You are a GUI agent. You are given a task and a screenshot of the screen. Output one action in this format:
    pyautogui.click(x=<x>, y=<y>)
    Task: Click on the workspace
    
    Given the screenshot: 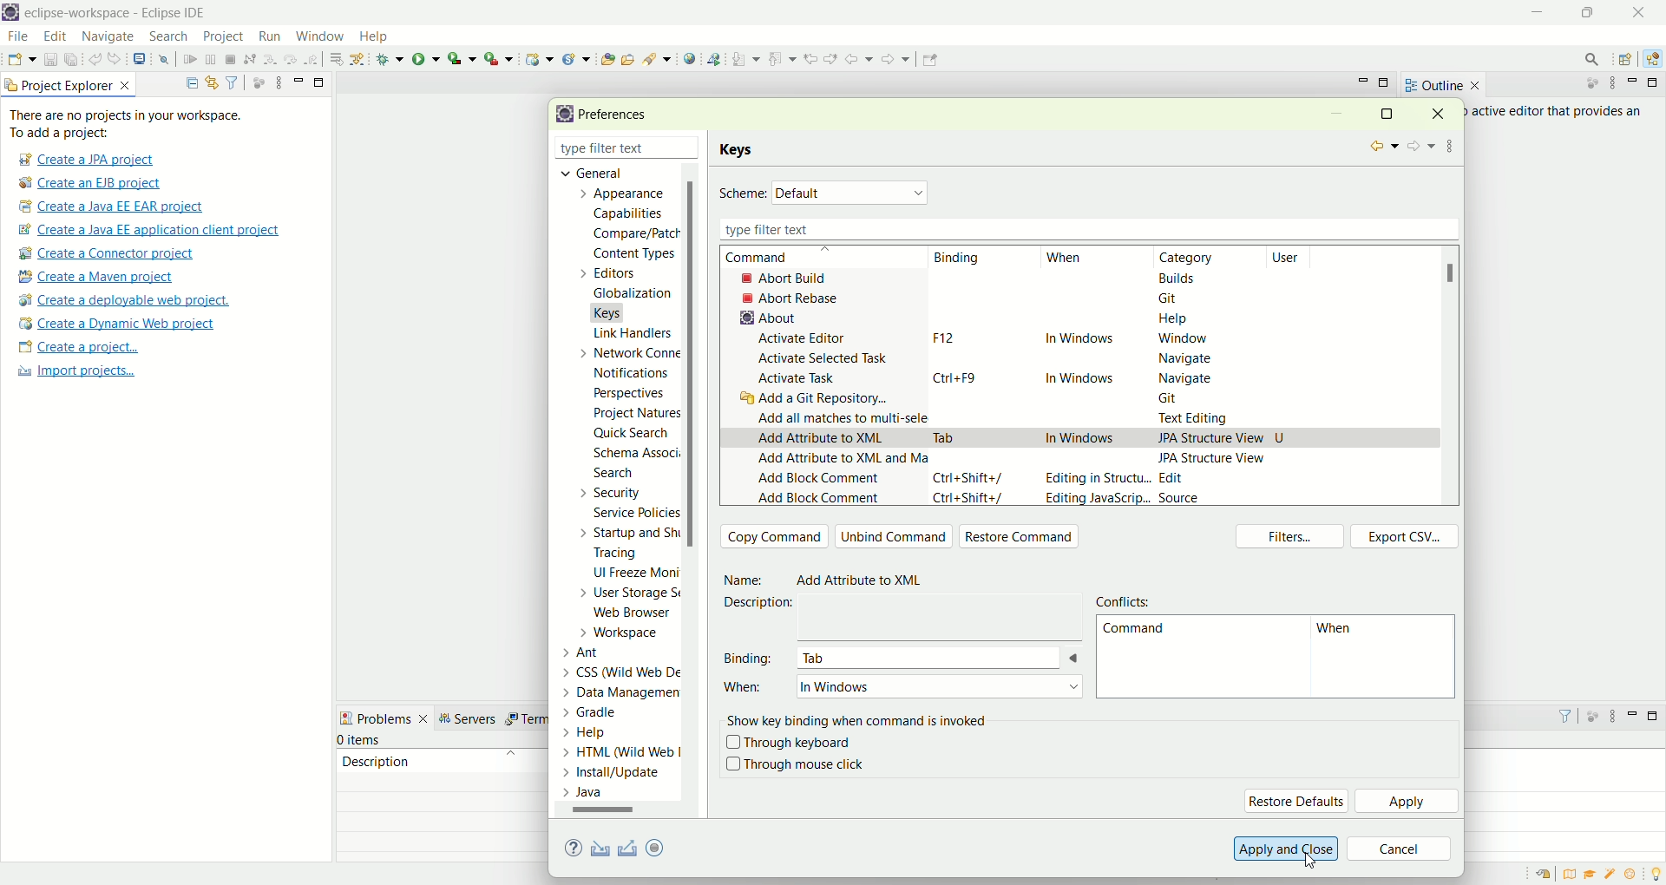 What is the action you would take?
    pyautogui.click(x=624, y=633)
    